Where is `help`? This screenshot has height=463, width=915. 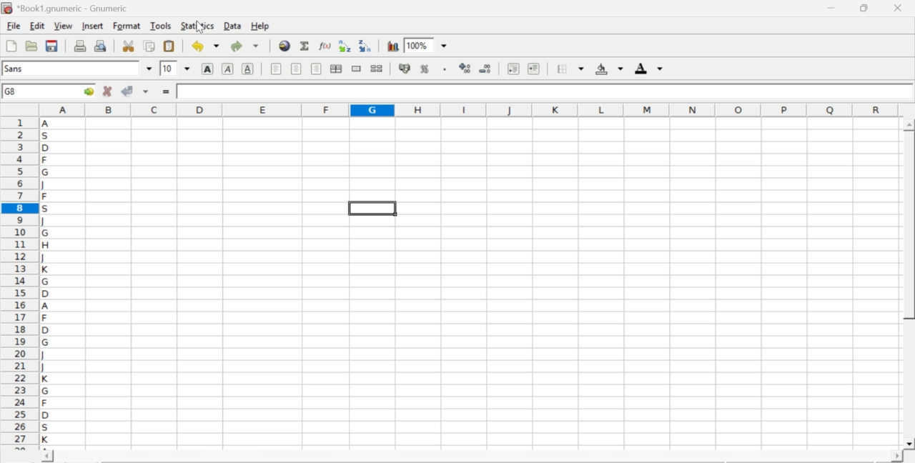 help is located at coordinates (262, 26).